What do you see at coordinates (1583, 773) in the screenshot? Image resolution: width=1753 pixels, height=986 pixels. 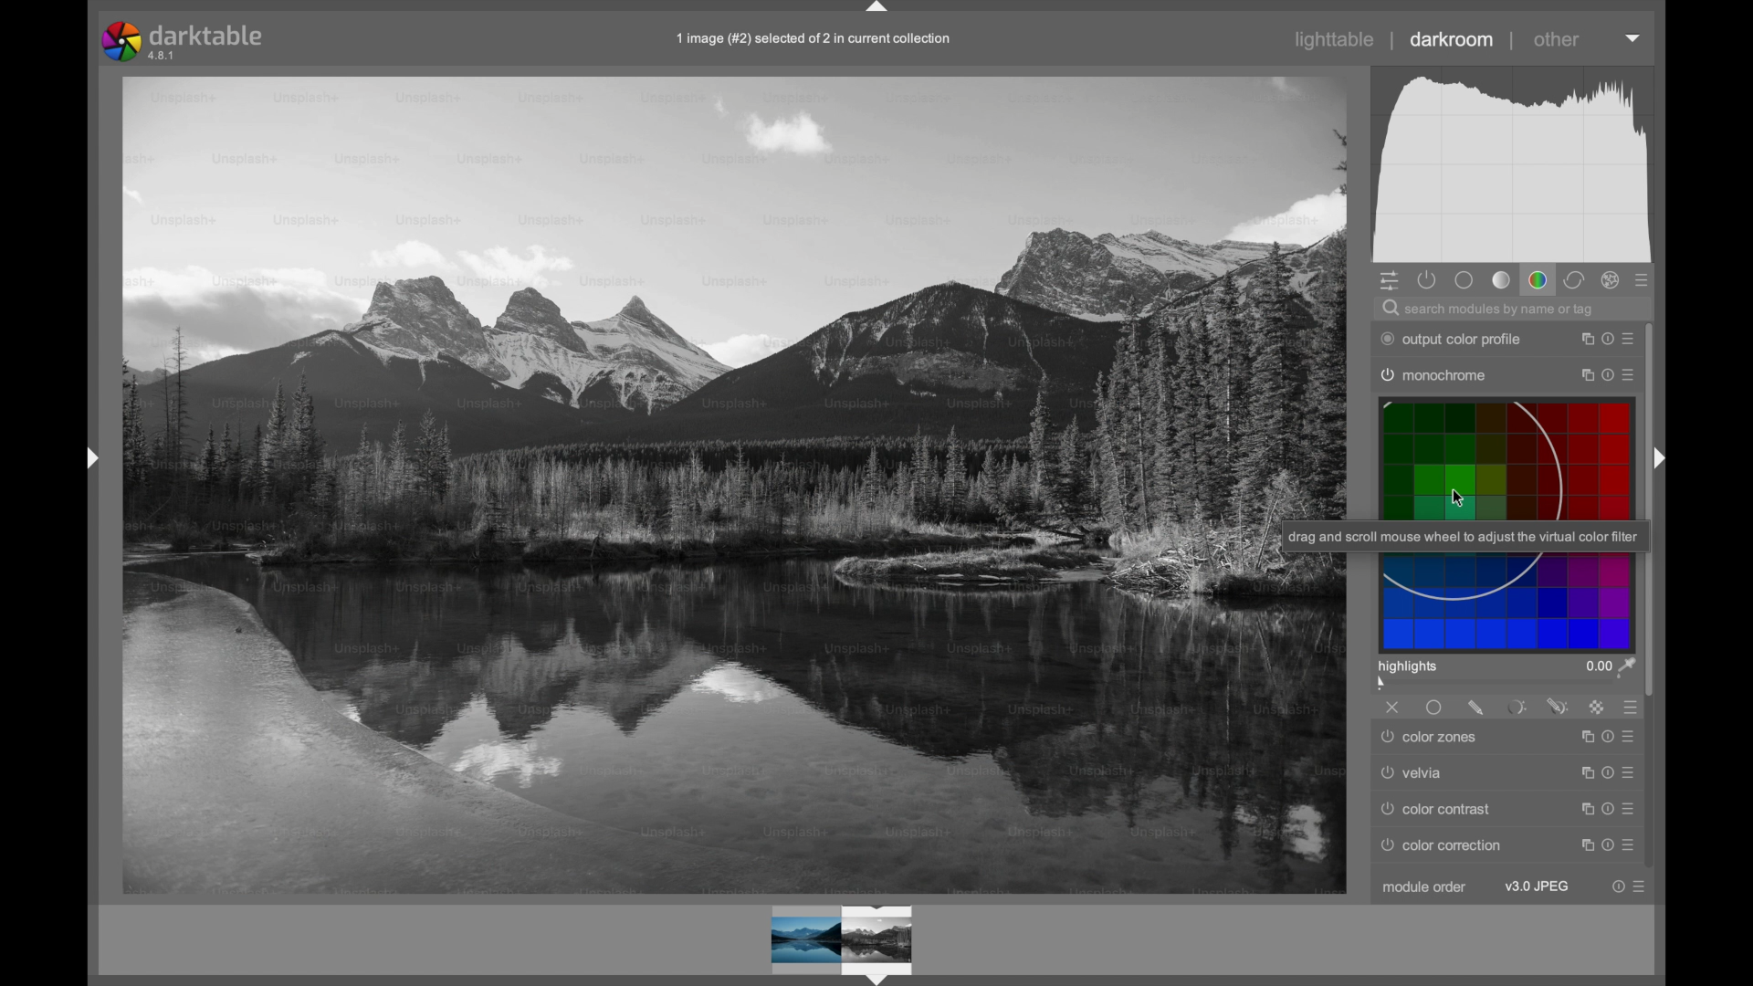 I see `instance` at bounding box center [1583, 773].